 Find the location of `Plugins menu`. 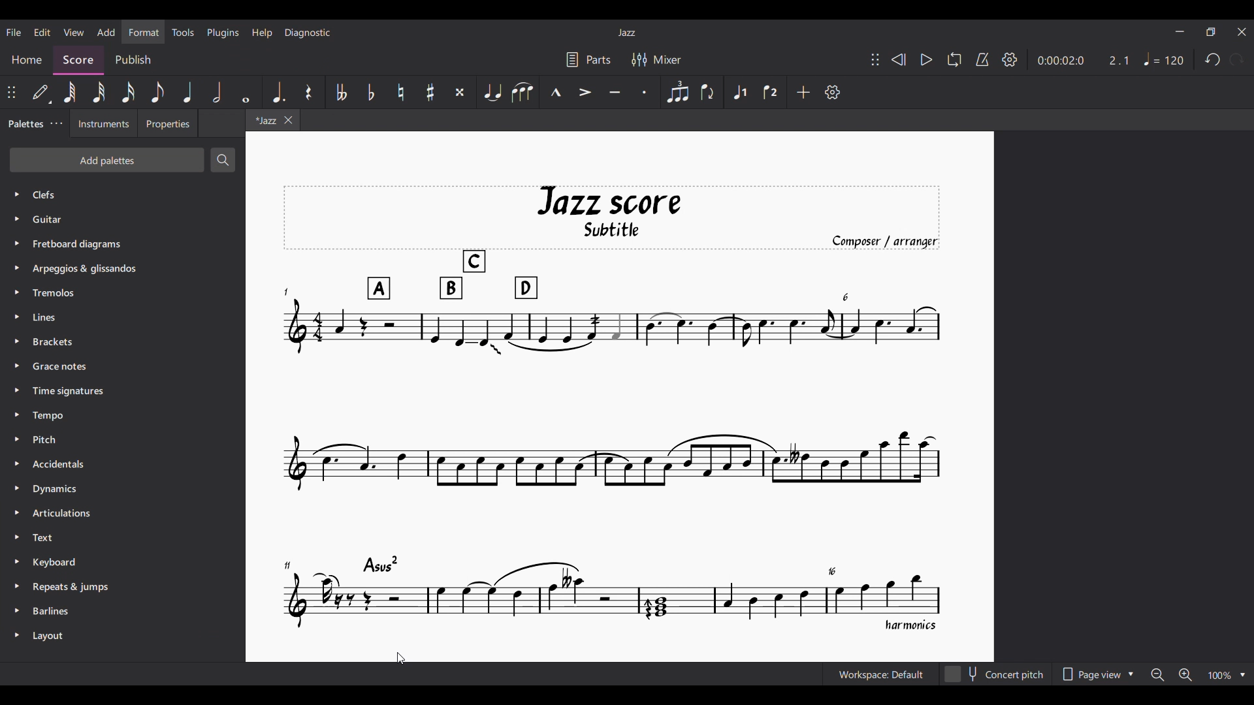

Plugins menu is located at coordinates (223, 33).